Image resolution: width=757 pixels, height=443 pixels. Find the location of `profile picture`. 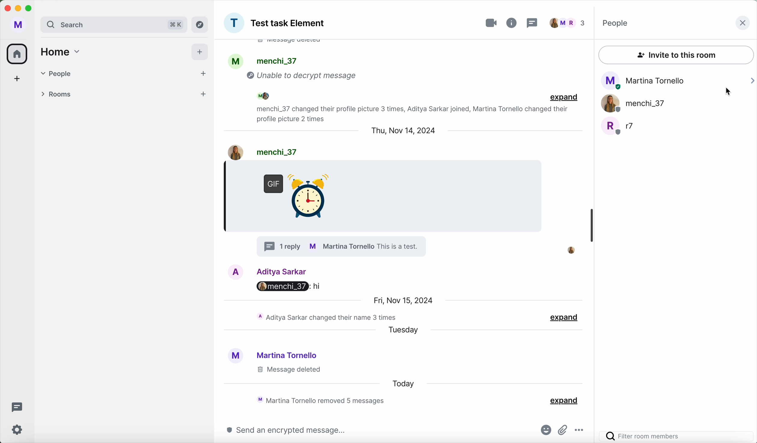

profile picture is located at coordinates (573, 249).